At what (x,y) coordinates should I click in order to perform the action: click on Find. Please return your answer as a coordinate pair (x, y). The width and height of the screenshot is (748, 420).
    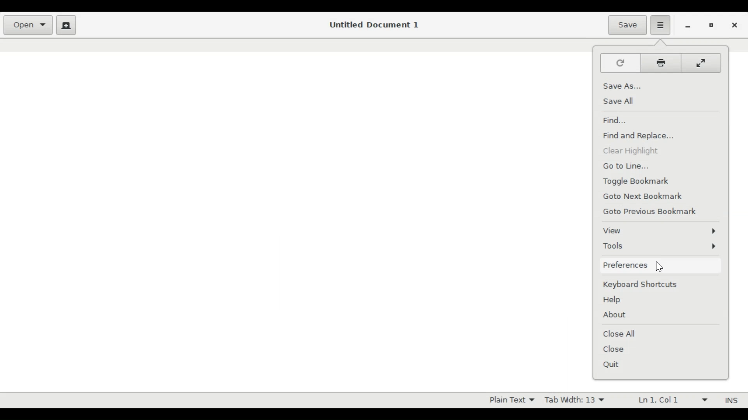
    Looking at the image, I should click on (616, 121).